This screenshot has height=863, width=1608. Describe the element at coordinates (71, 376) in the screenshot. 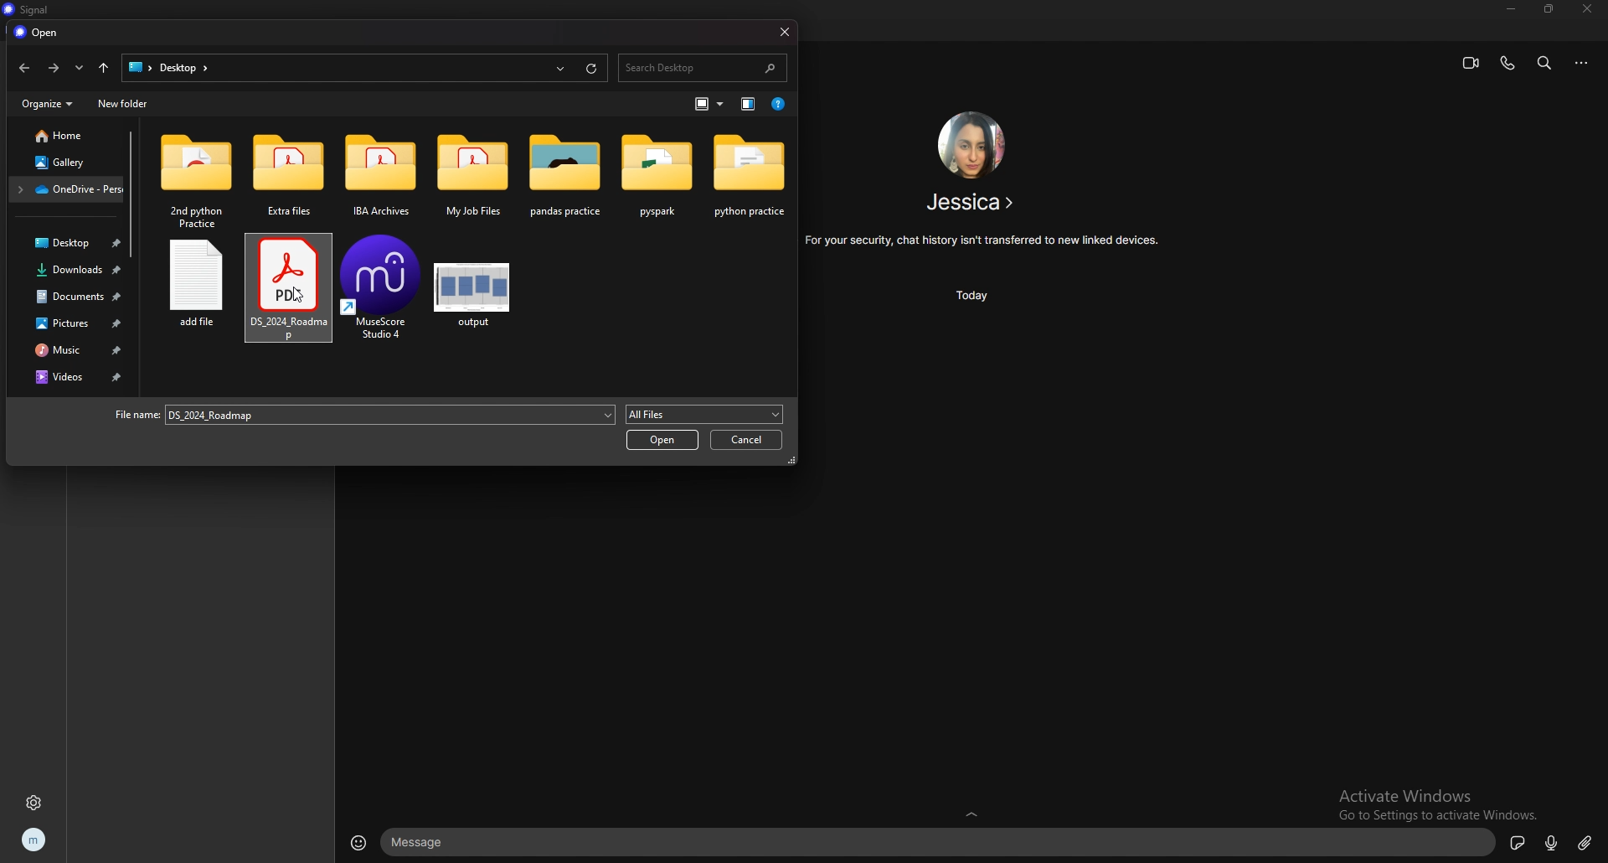

I see `videos` at that location.